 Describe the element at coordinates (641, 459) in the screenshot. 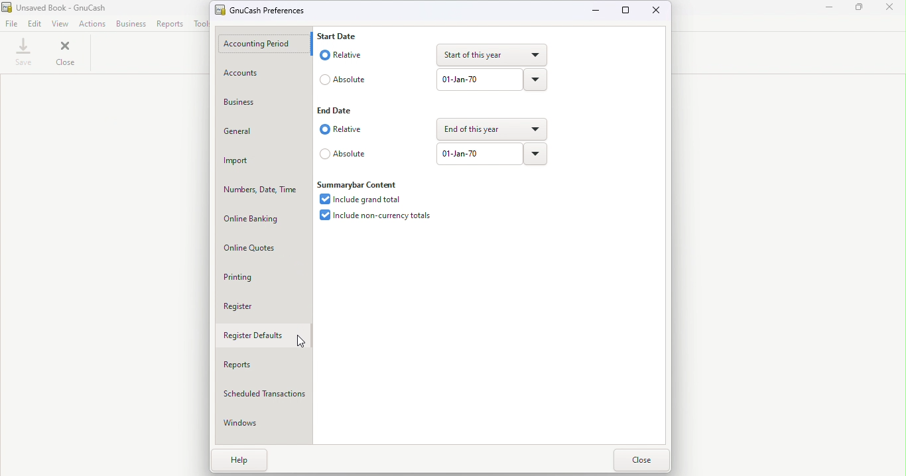

I see `close` at that location.